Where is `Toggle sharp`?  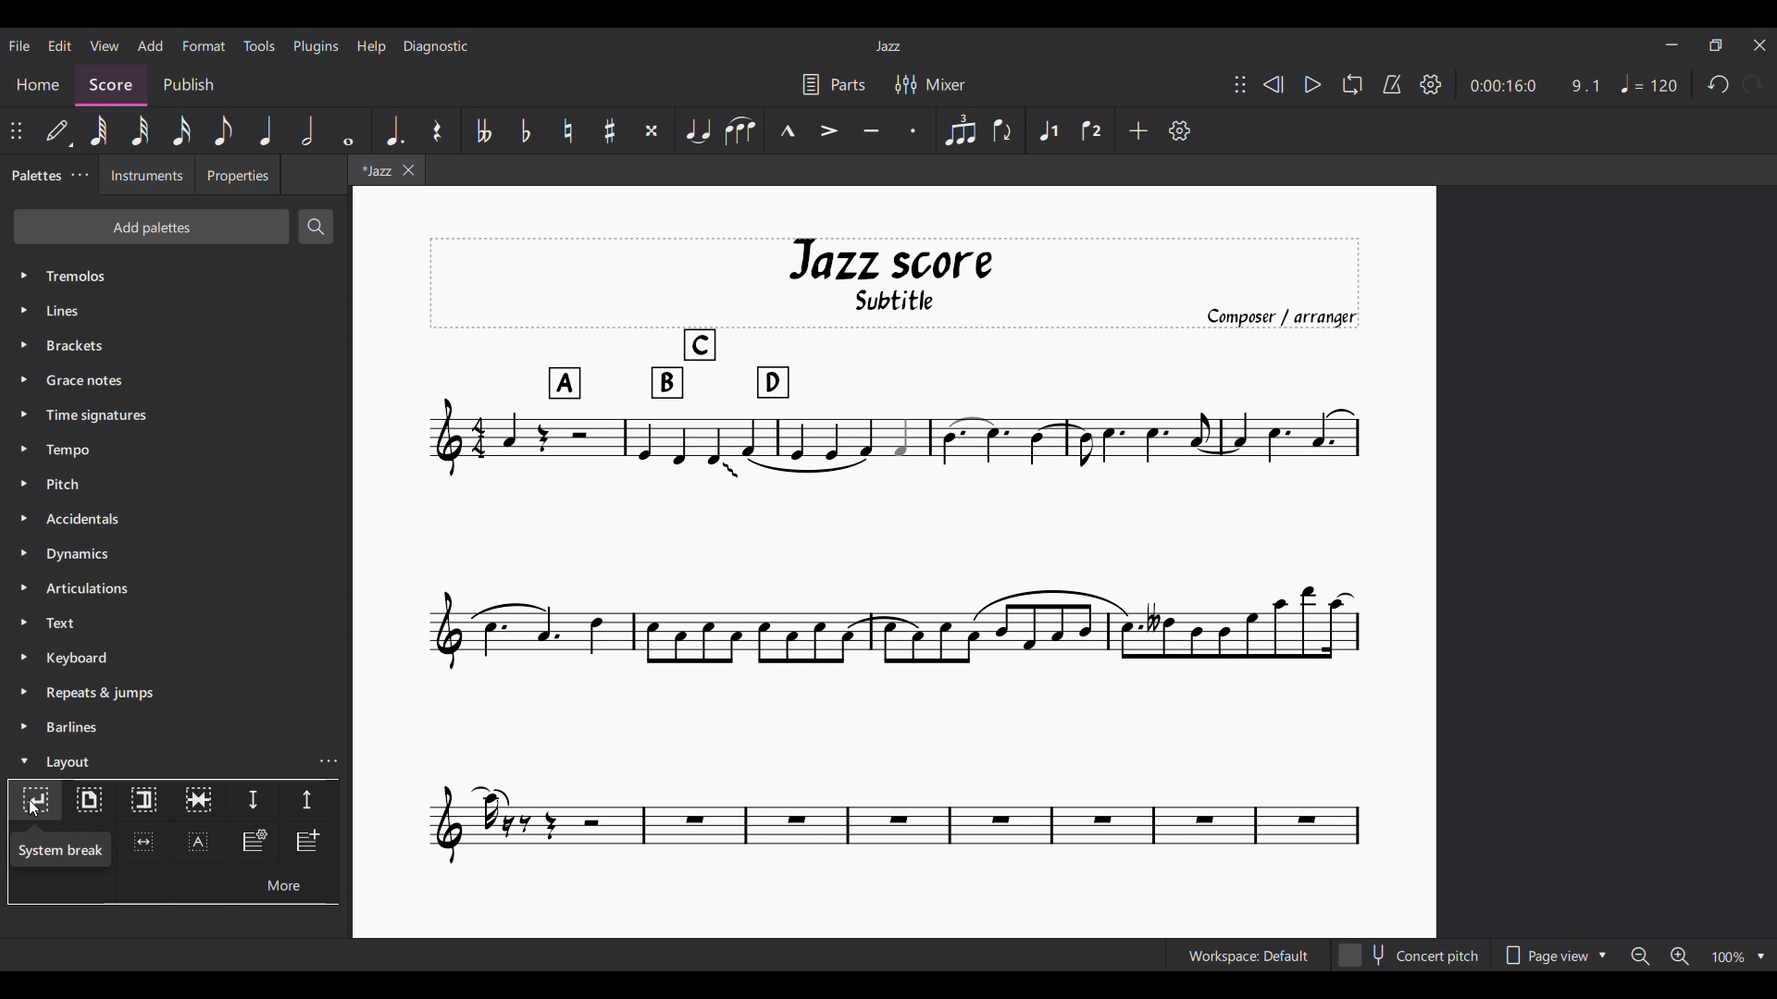
Toggle sharp is located at coordinates (611, 130).